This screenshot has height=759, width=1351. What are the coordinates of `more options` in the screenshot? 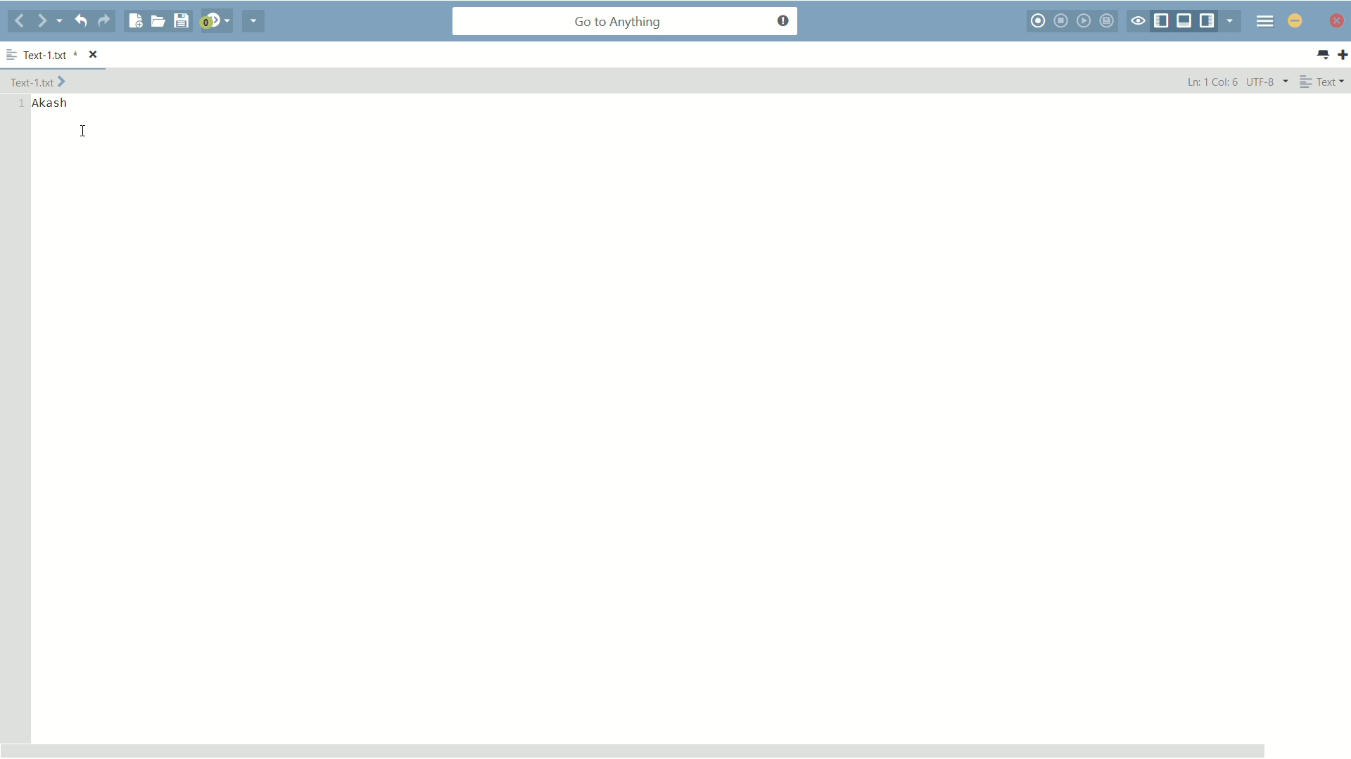 It's located at (11, 52).